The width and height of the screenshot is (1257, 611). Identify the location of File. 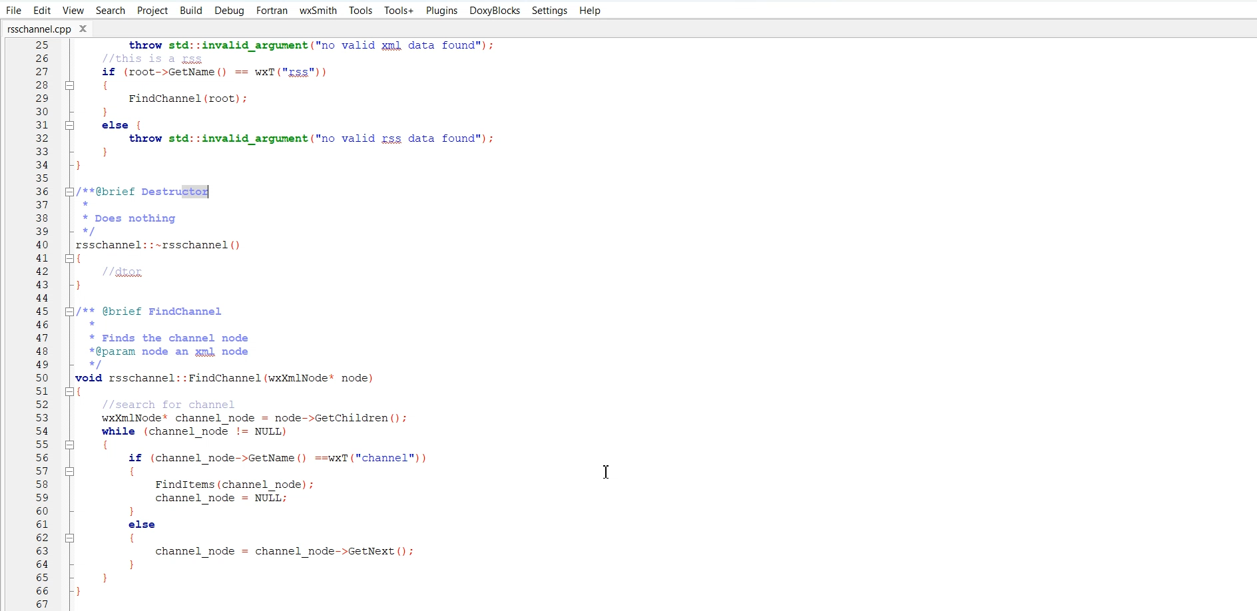
(14, 10).